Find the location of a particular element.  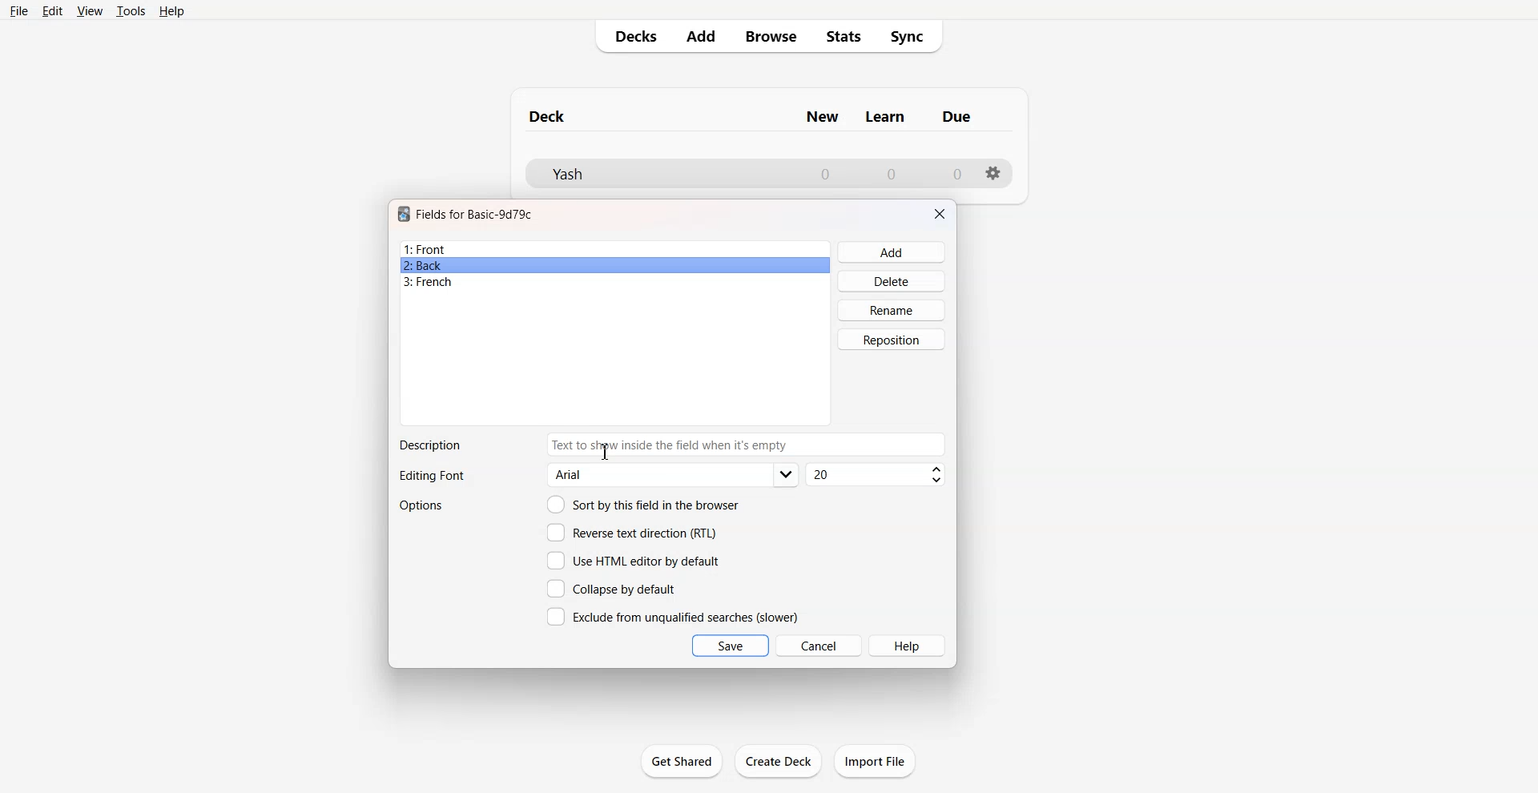

Get Shared is located at coordinates (682, 761).